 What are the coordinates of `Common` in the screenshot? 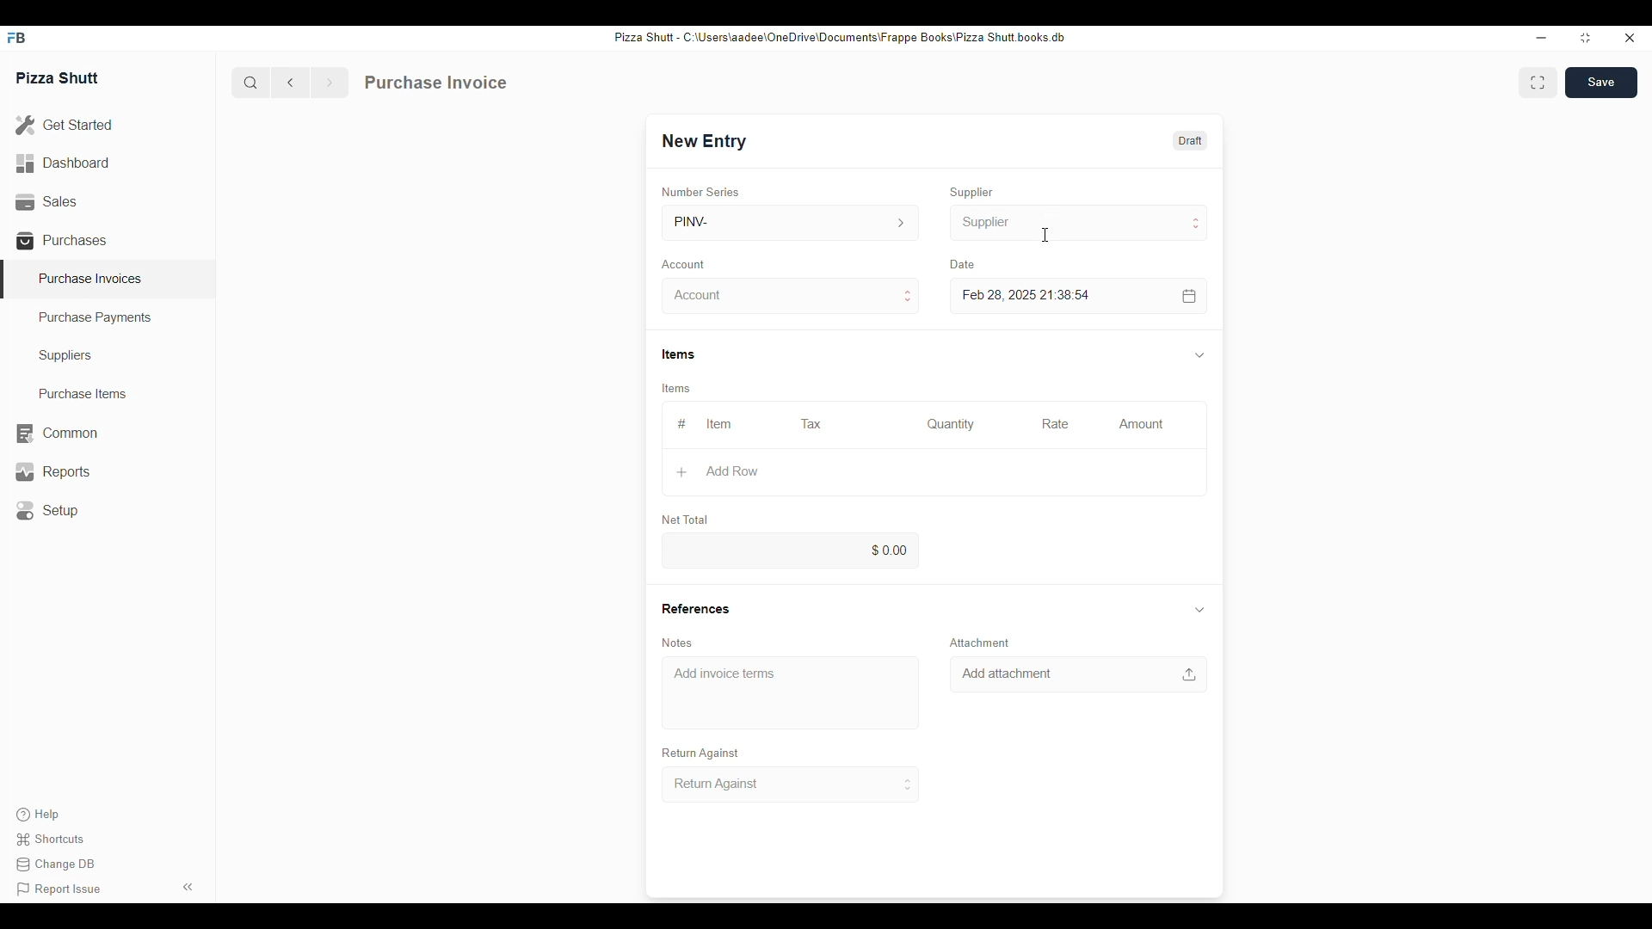 It's located at (56, 434).